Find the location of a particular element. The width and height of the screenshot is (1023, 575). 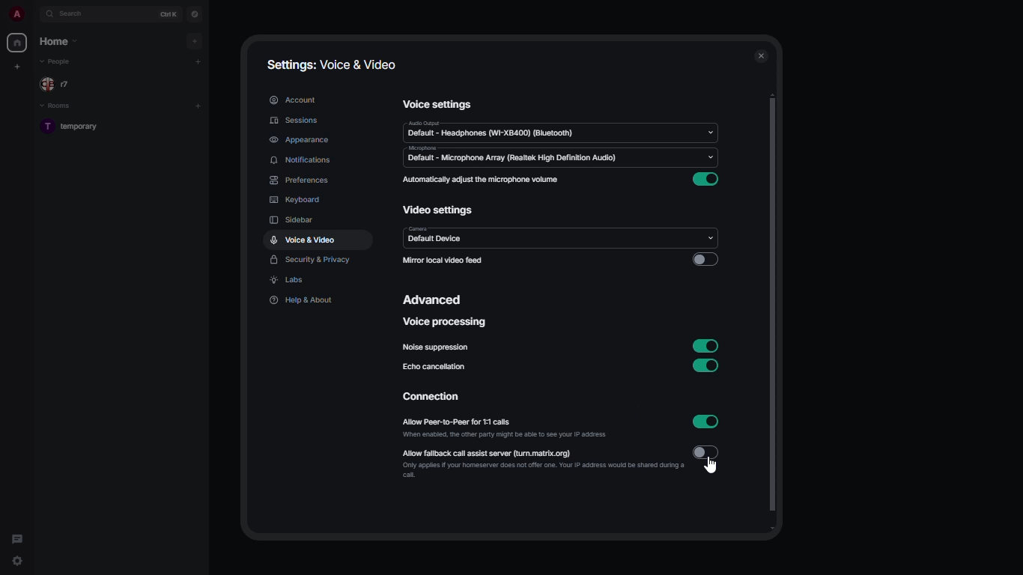

appearance is located at coordinates (298, 141).